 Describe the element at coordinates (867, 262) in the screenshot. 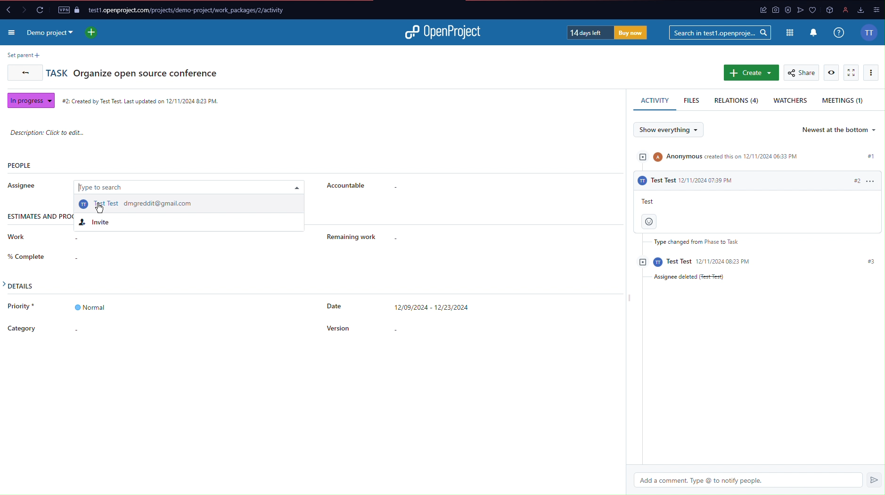

I see `#3` at that location.